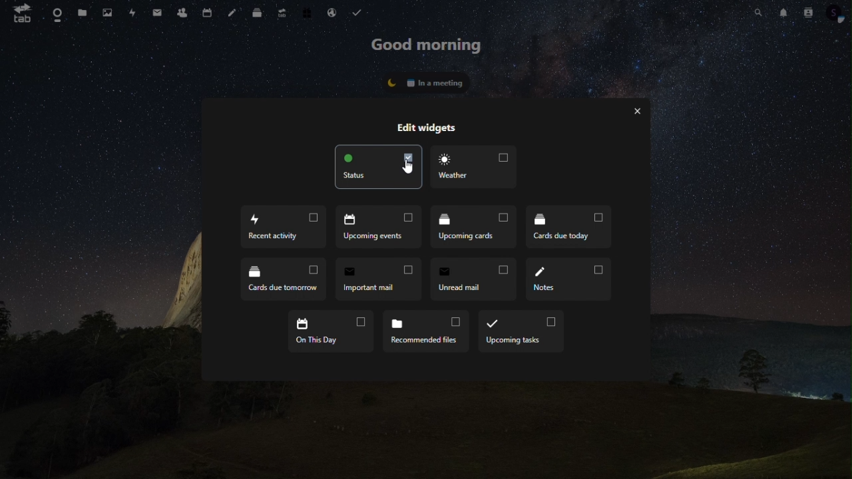 The width and height of the screenshot is (852, 479). What do you see at coordinates (808, 13) in the screenshot?
I see `contacts` at bounding box center [808, 13].